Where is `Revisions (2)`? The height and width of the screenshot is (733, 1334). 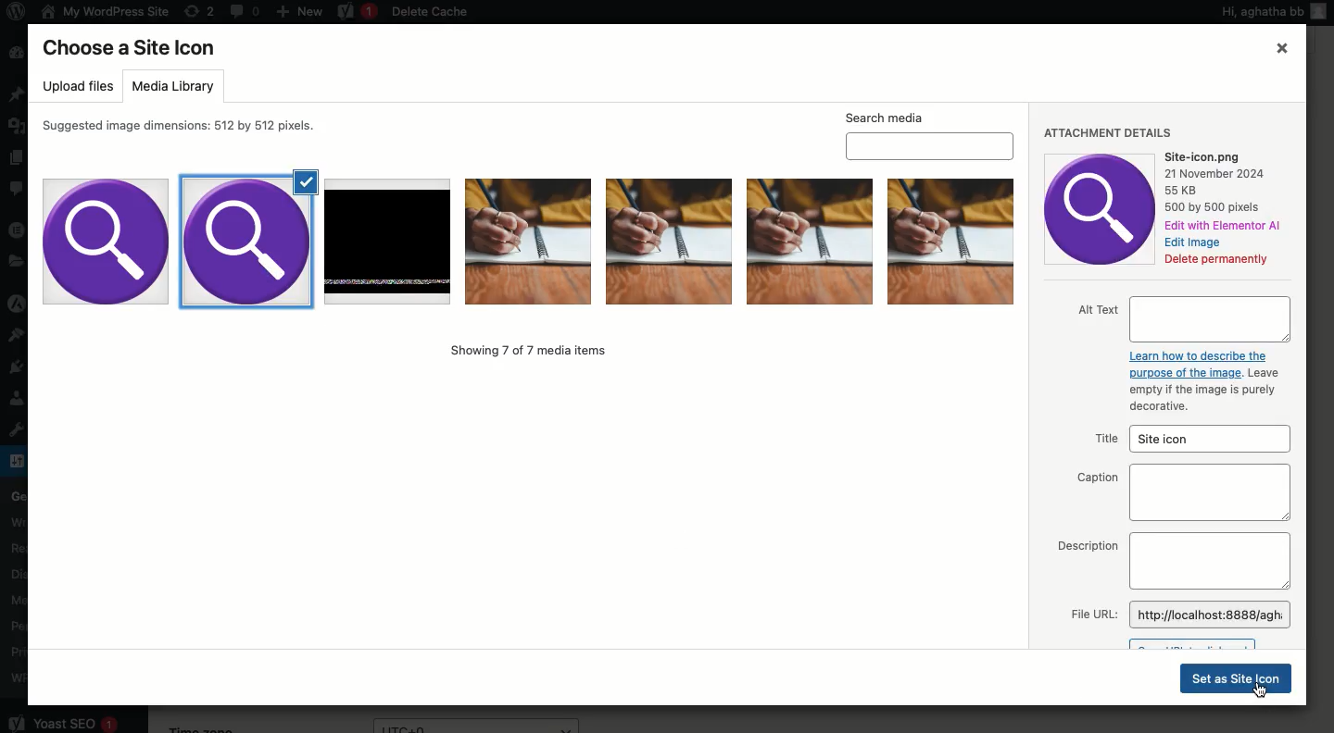
Revisions (2) is located at coordinates (199, 11).